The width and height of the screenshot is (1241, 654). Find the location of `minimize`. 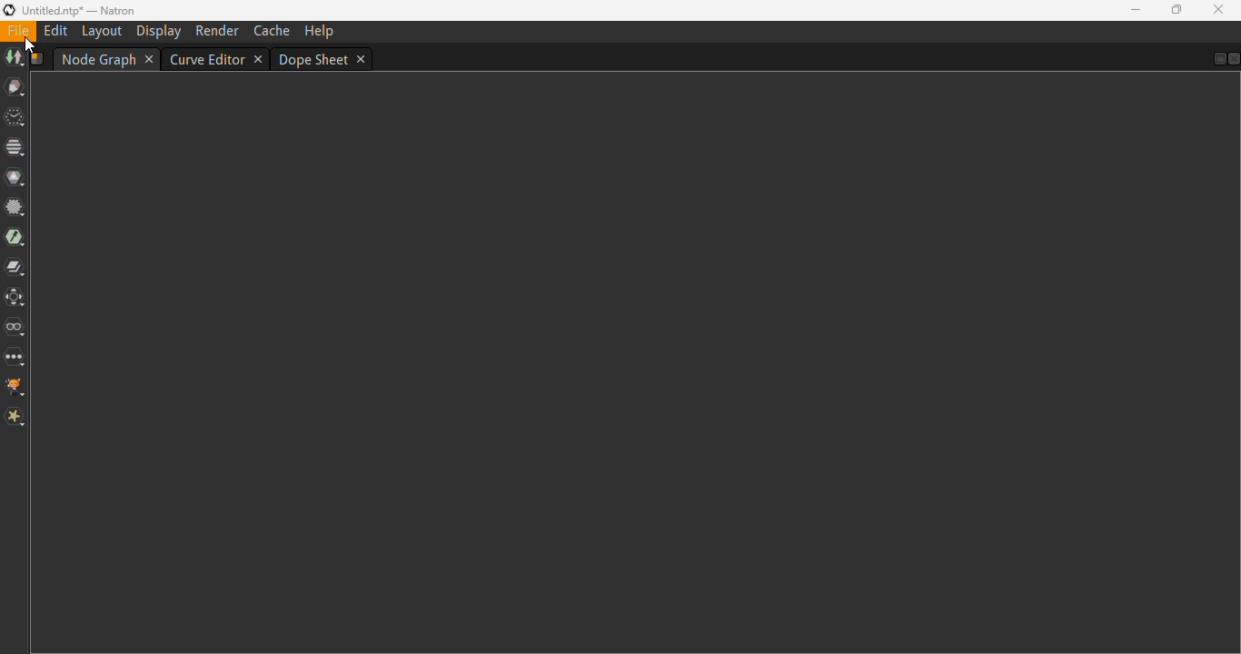

minimize is located at coordinates (1136, 10).